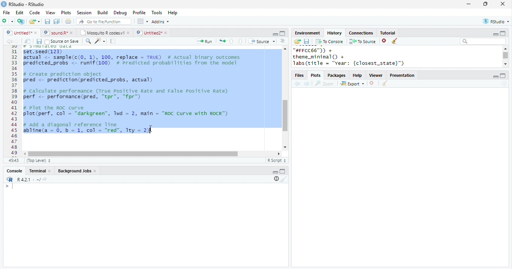 This screenshot has width=512, height=269. What do you see at coordinates (25, 154) in the screenshot?
I see `scroll left` at bounding box center [25, 154].